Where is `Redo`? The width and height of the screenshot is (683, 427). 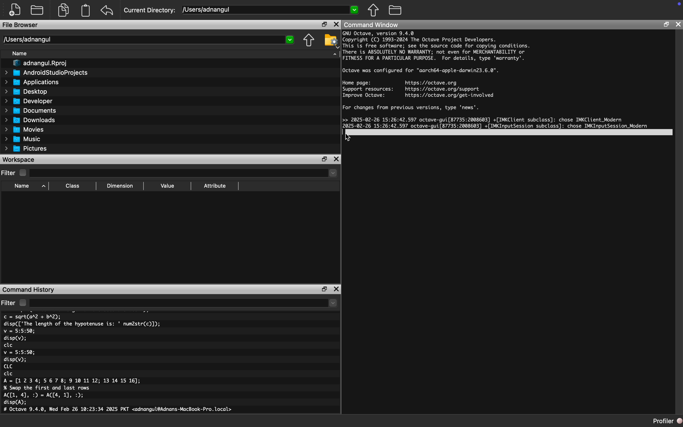 Redo is located at coordinates (108, 10).